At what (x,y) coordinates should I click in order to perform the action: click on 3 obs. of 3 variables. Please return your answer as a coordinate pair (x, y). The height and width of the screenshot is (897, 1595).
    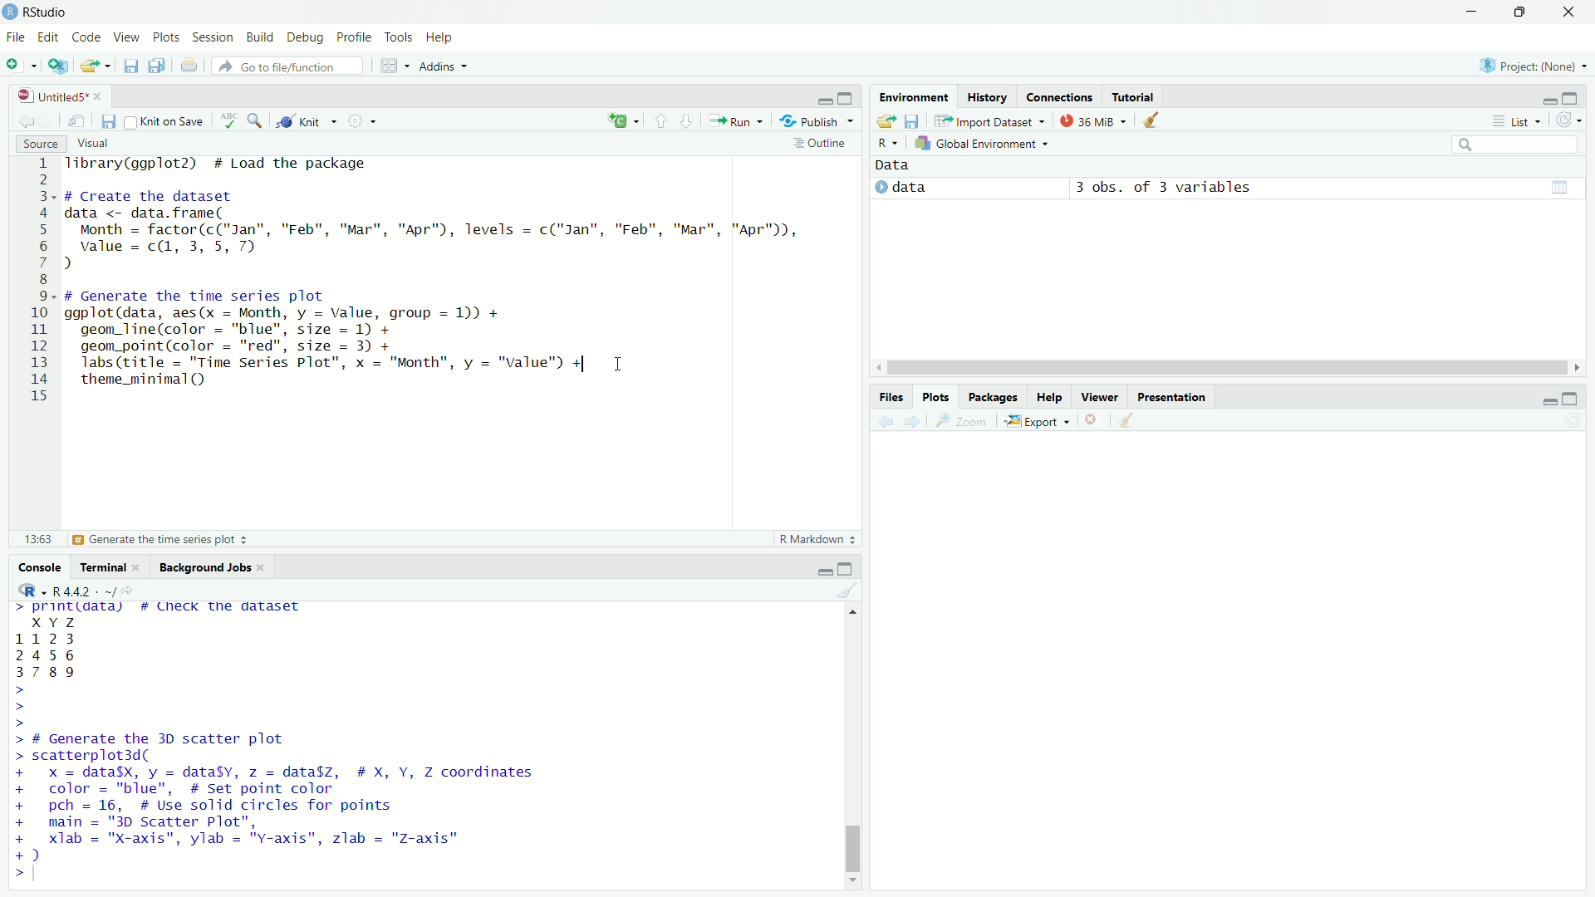
    Looking at the image, I should click on (1175, 188).